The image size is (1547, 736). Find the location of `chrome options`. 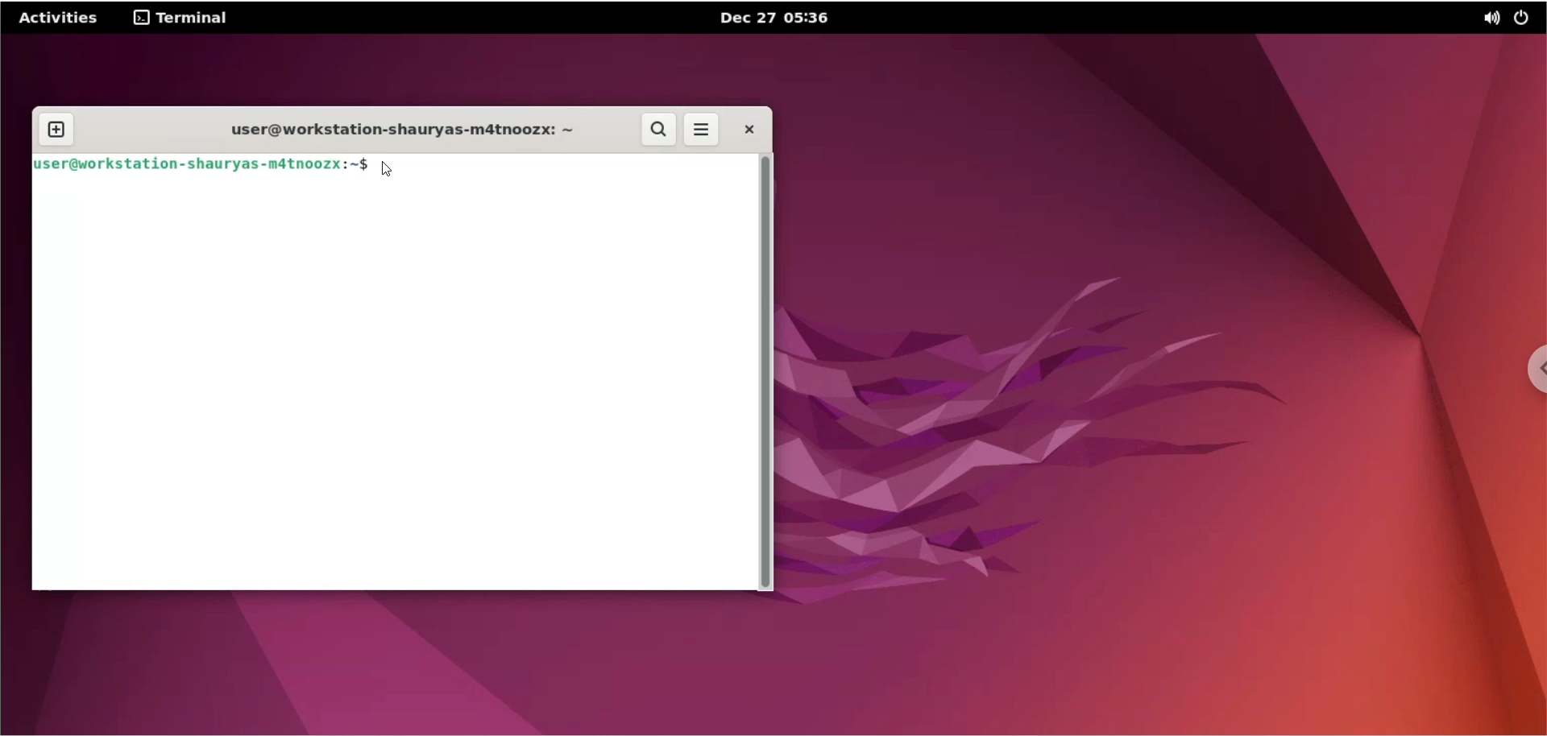

chrome options is located at coordinates (1532, 370).